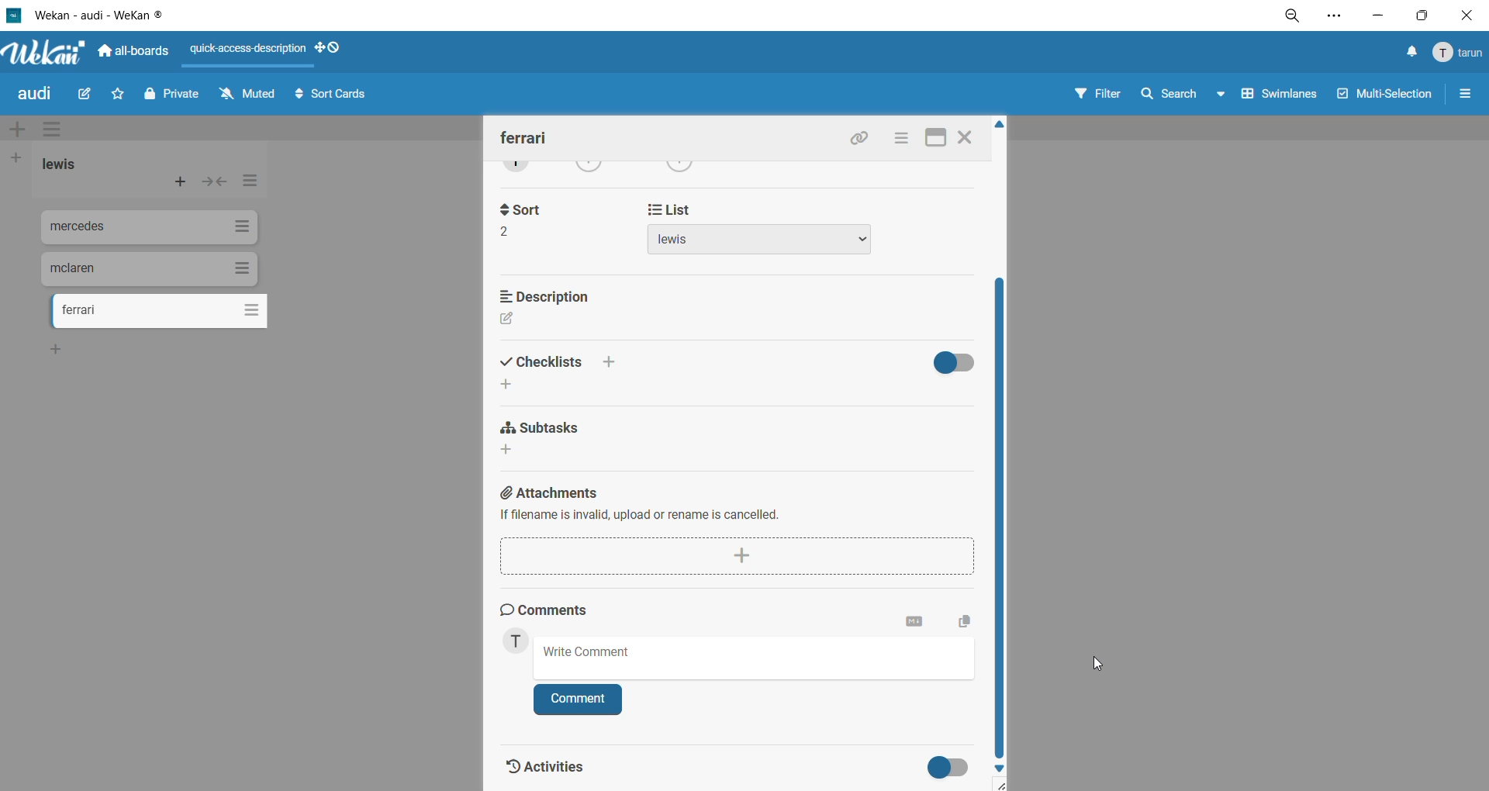 The image size is (1489, 791). Describe the element at coordinates (247, 185) in the screenshot. I see `list actions` at that location.